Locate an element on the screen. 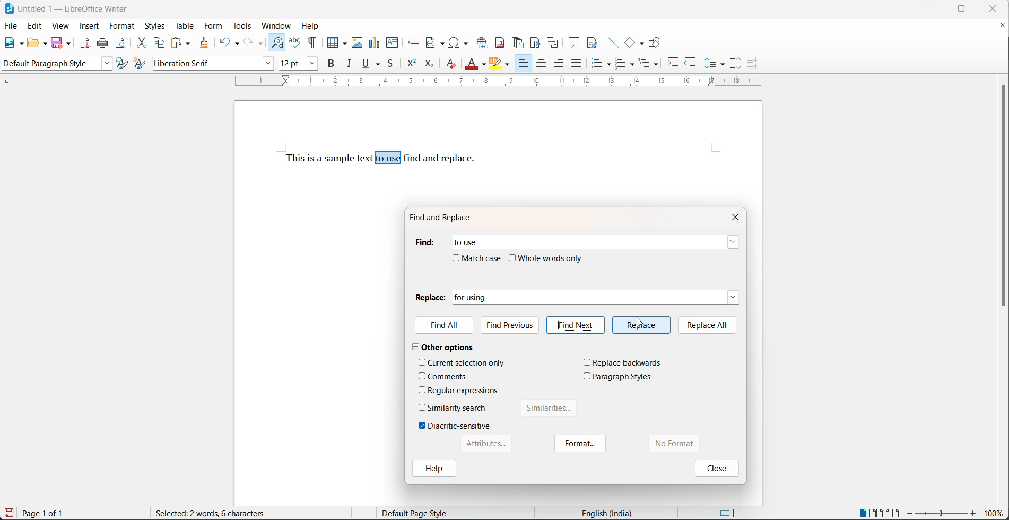  line spacing is located at coordinates (723, 65).